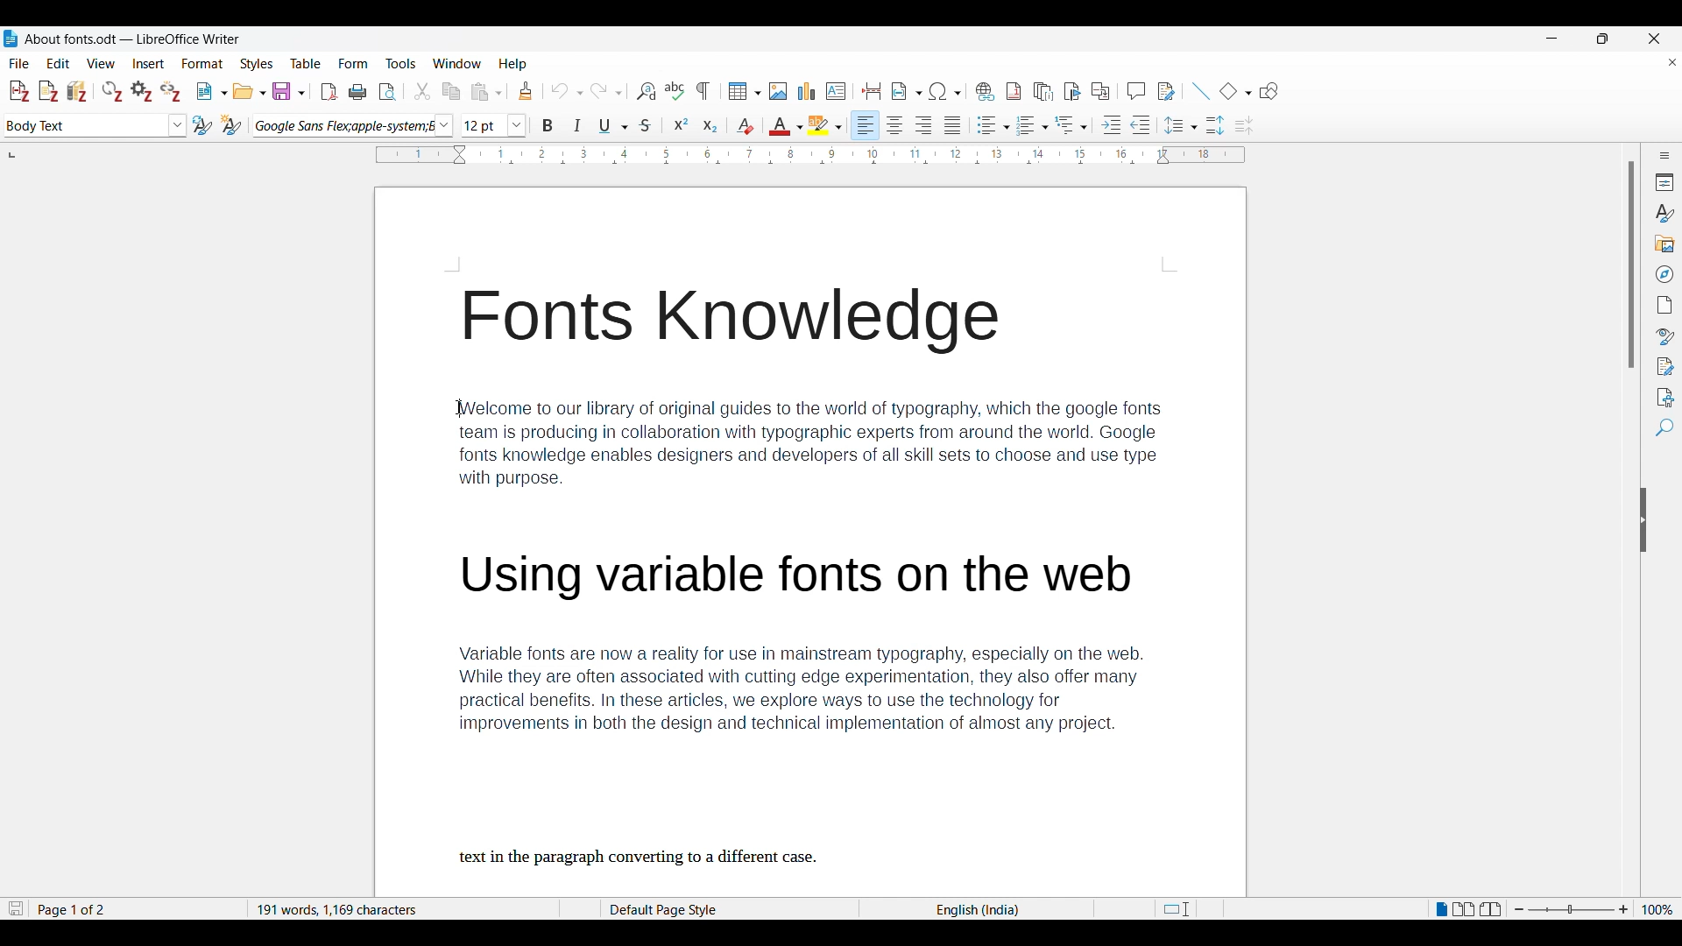 This screenshot has width=1682, height=946. What do you see at coordinates (1236, 90) in the screenshot?
I see `Basic shape options` at bounding box center [1236, 90].